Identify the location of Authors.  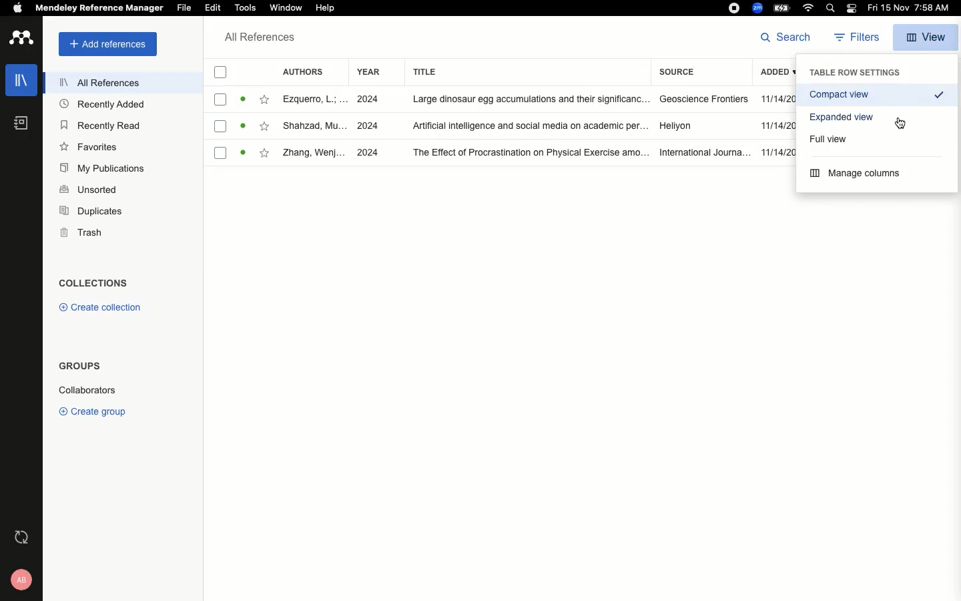
(305, 72).